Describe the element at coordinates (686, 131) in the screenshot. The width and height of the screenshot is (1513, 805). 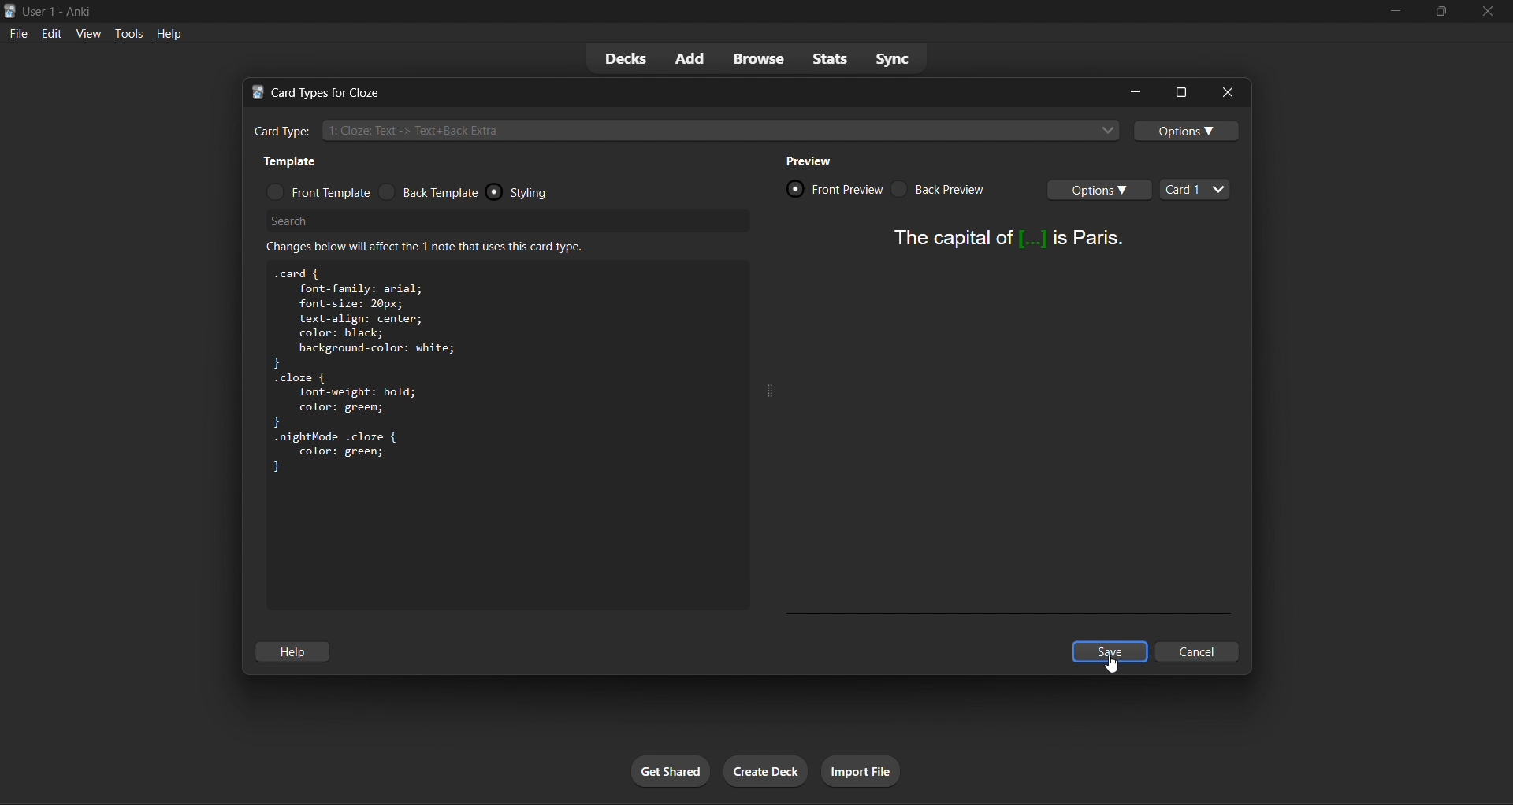
I see `cloze card type input box ` at that location.